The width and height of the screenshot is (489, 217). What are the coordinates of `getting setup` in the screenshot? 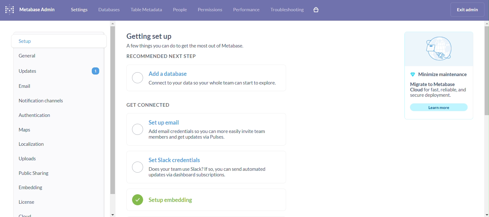 It's located at (150, 36).